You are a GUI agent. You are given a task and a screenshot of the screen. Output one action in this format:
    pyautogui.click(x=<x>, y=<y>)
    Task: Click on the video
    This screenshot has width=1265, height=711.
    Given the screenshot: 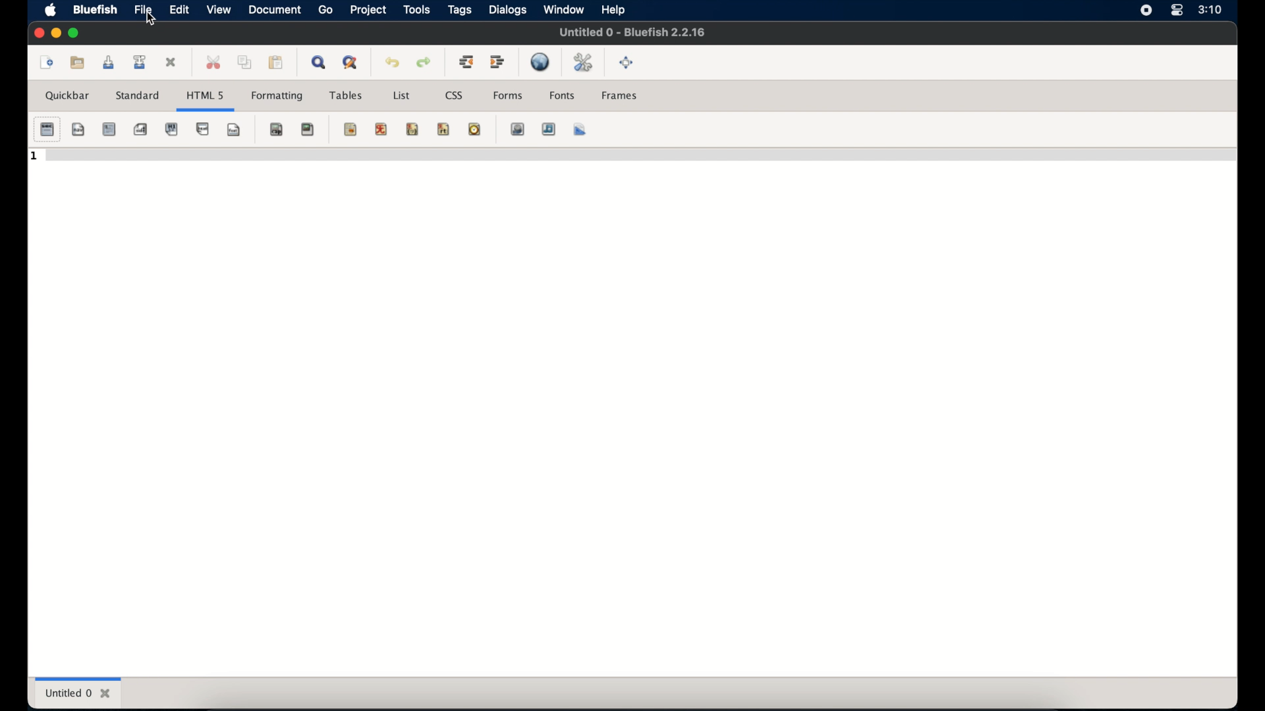 What is the action you would take?
    pyautogui.click(x=519, y=129)
    